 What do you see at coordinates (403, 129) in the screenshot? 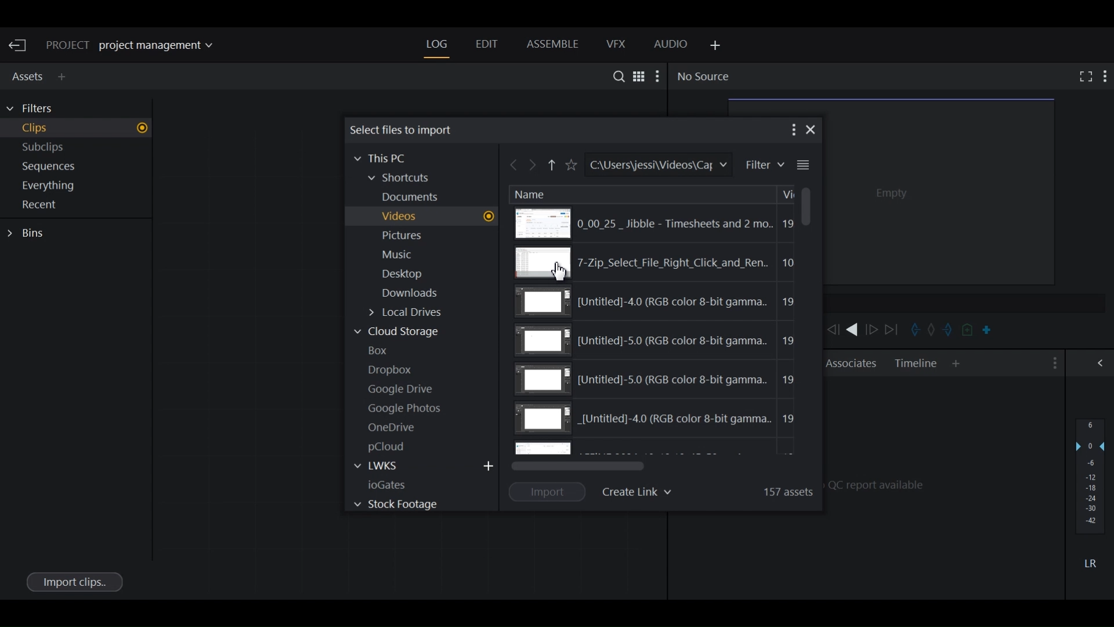
I see `Select files to import` at bounding box center [403, 129].